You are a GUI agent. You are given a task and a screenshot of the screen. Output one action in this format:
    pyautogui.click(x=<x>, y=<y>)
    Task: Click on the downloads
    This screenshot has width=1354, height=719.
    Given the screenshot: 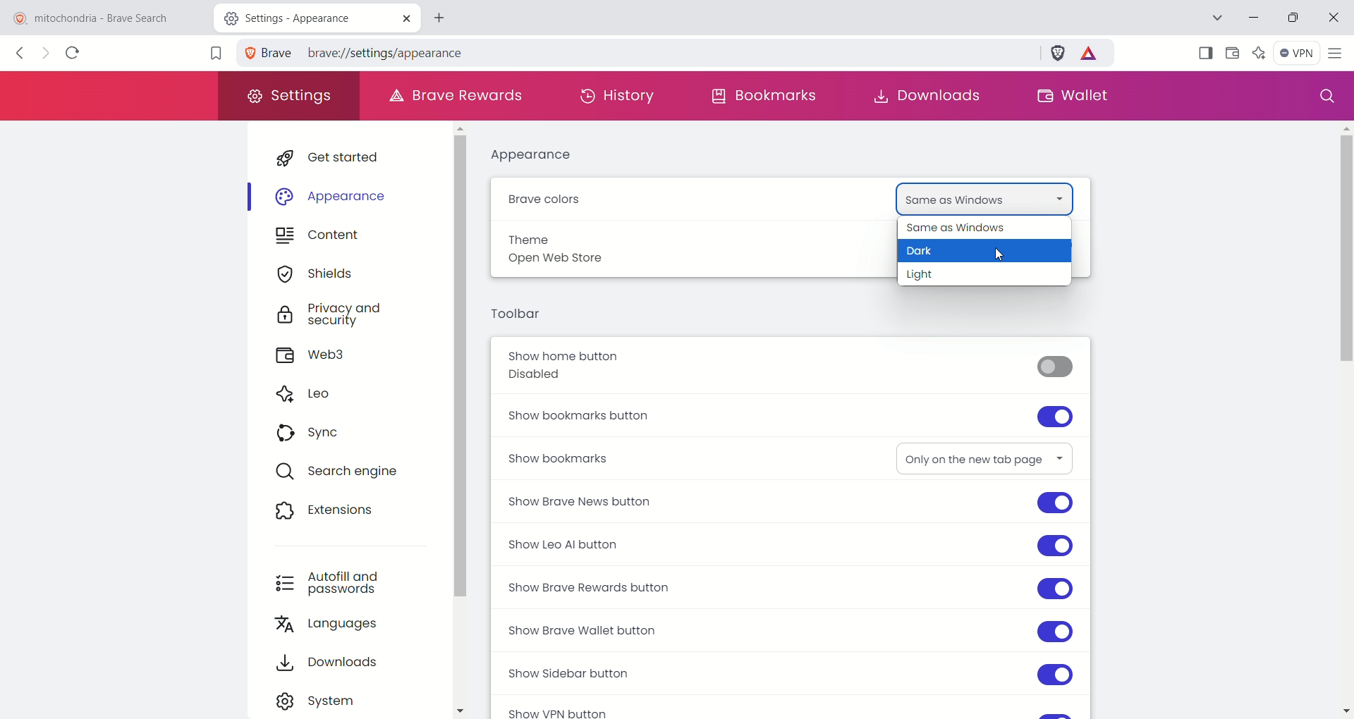 What is the action you would take?
    pyautogui.click(x=336, y=663)
    